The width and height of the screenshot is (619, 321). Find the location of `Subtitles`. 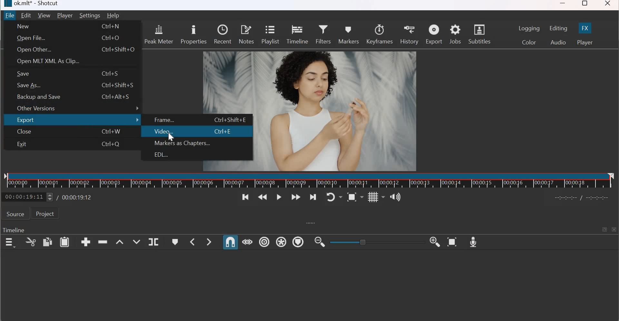

Subtitles is located at coordinates (481, 33).